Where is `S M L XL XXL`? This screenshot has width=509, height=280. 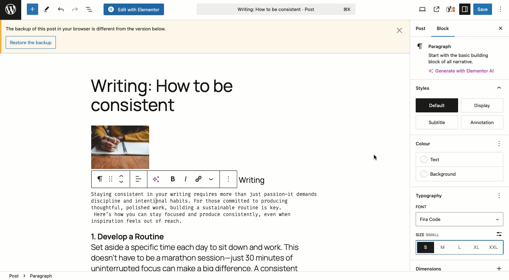
S M L XL XXL is located at coordinates (458, 248).